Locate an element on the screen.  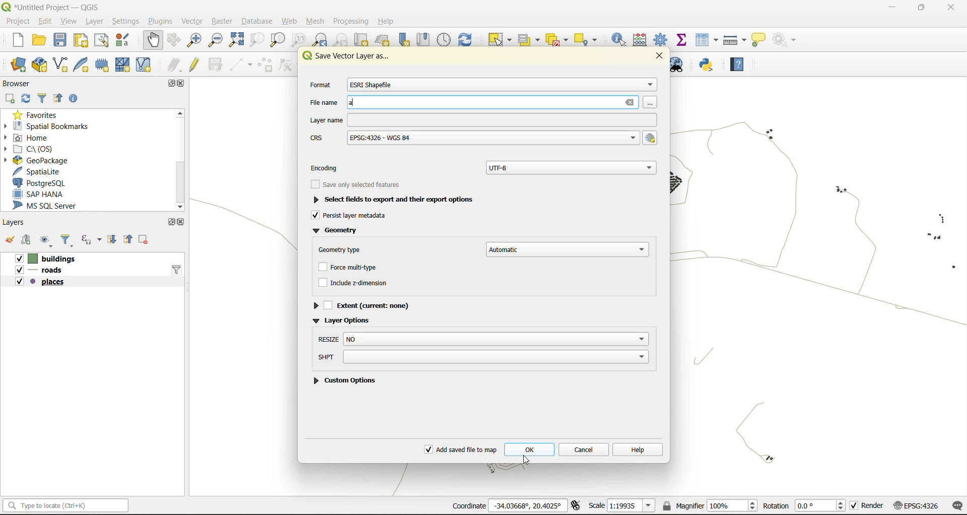
maximize is located at coordinates (173, 85).